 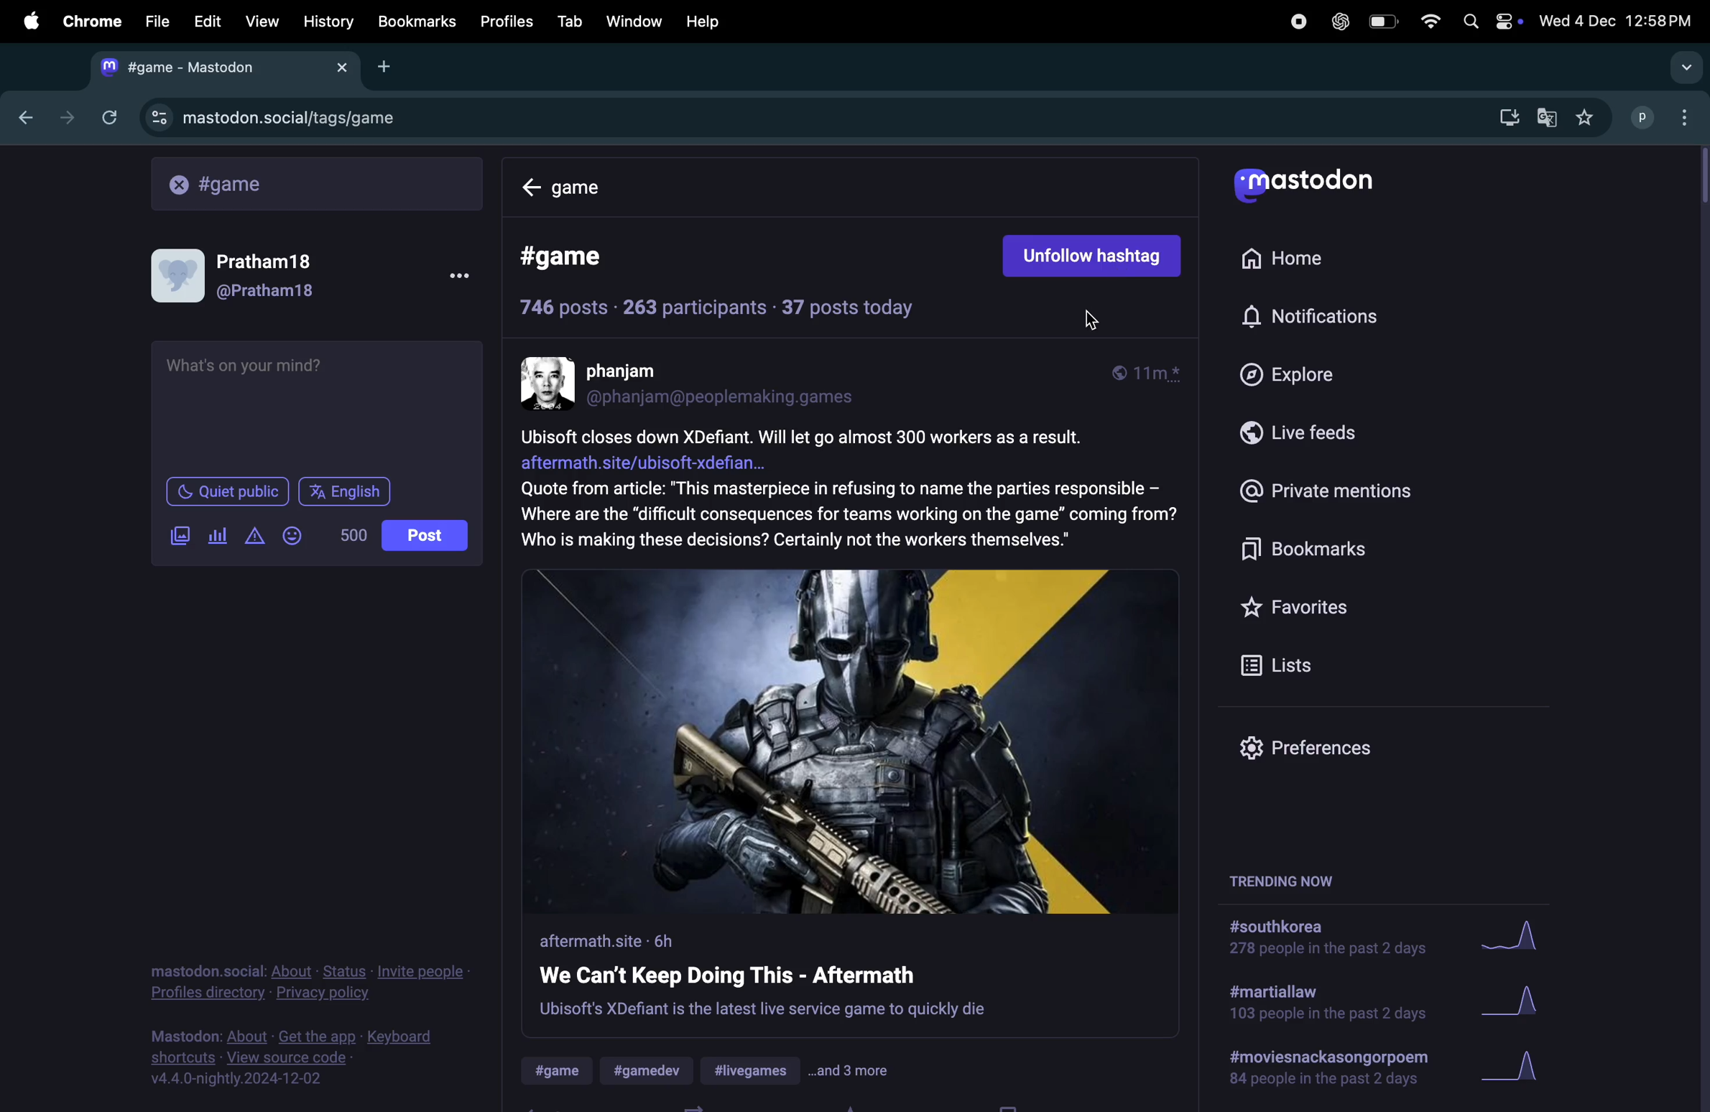 What do you see at coordinates (453, 277) in the screenshot?
I see `options` at bounding box center [453, 277].